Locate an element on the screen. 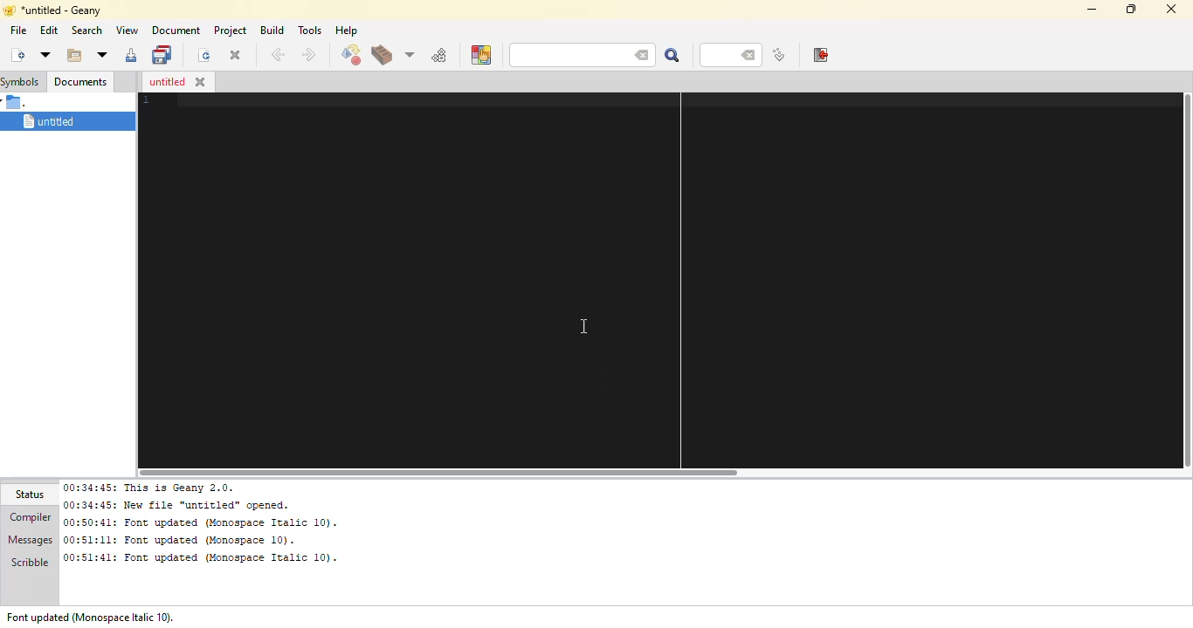  maximize is located at coordinates (1129, 8).